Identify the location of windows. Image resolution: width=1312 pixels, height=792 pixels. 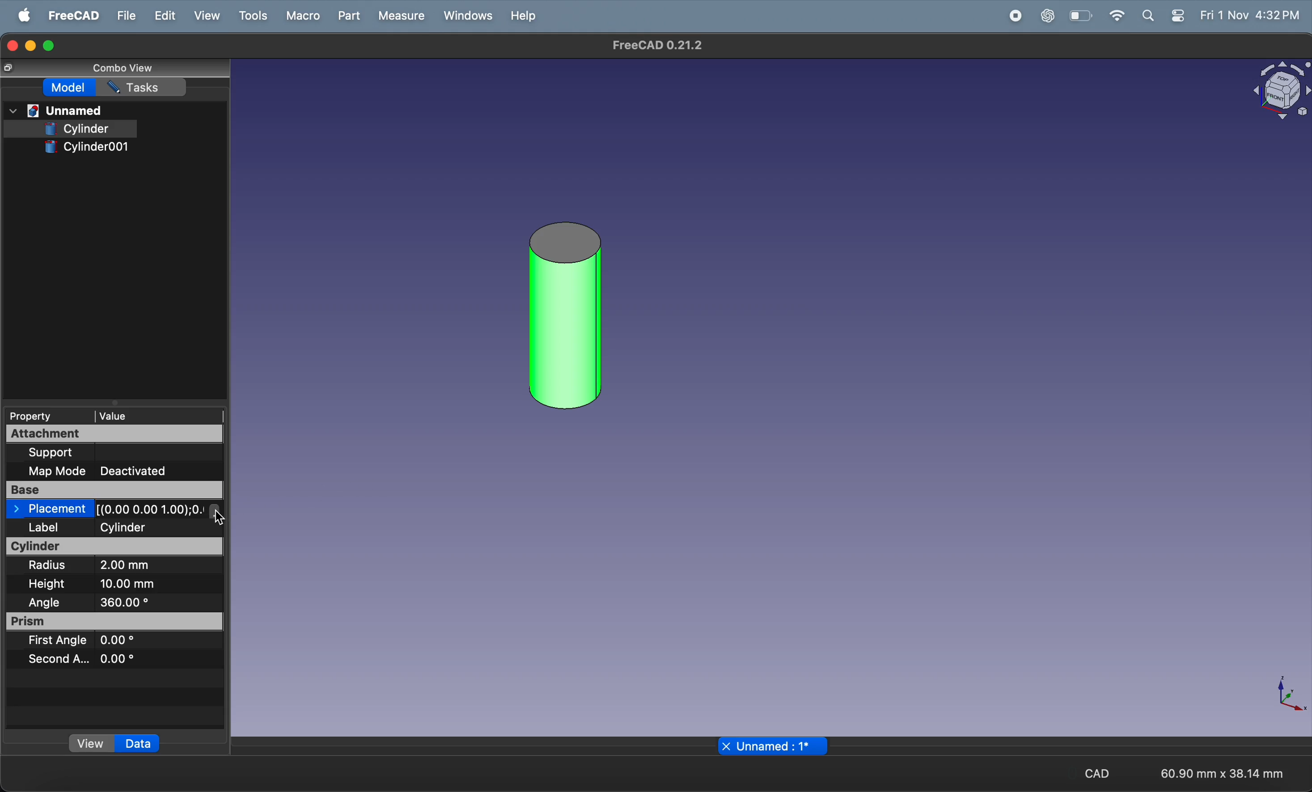
(464, 17).